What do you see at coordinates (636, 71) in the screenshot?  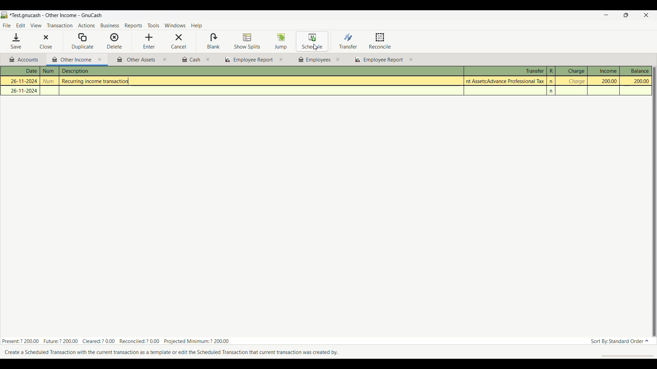 I see `Balance column` at bounding box center [636, 71].